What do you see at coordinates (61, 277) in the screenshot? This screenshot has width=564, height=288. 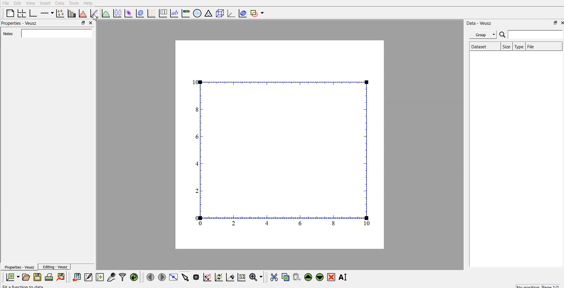 I see `print the document` at bounding box center [61, 277].